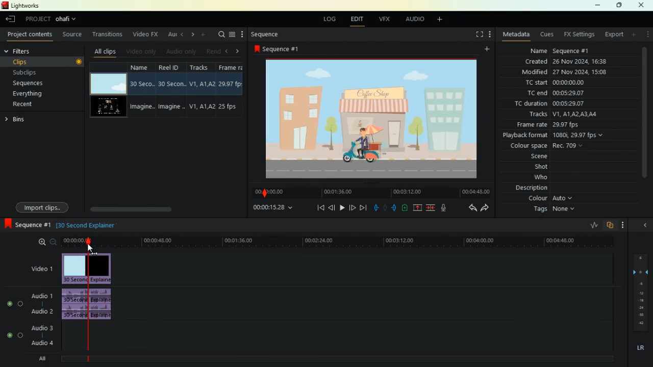 The height and width of the screenshot is (367, 653). What do you see at coordinates (354, 207) in the screenshot?
I see `forward` at bounding box center [354, 207].